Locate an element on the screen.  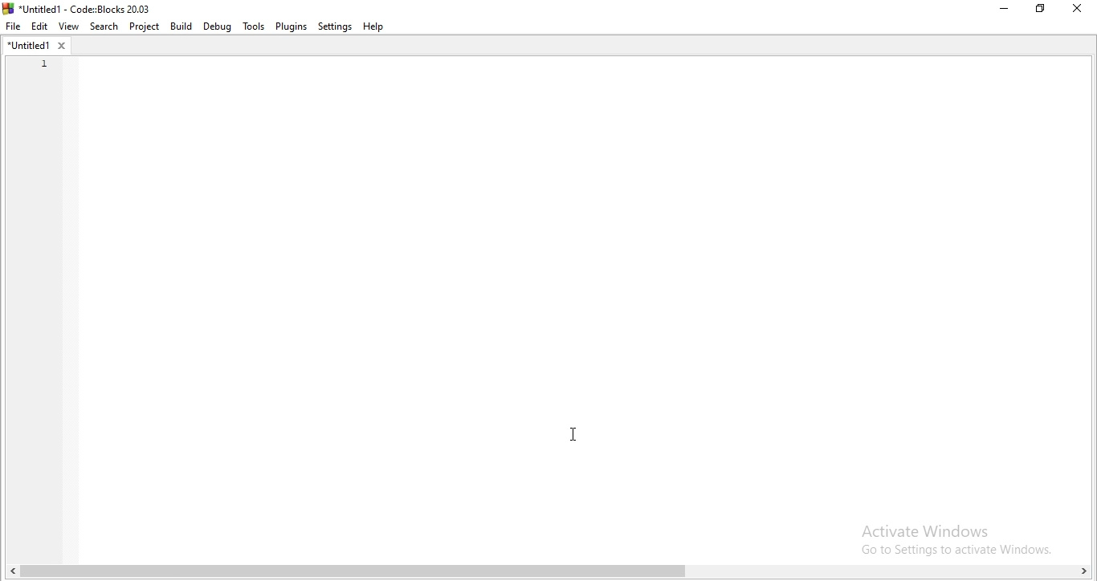
Close is located at coordinates (1074, 11).